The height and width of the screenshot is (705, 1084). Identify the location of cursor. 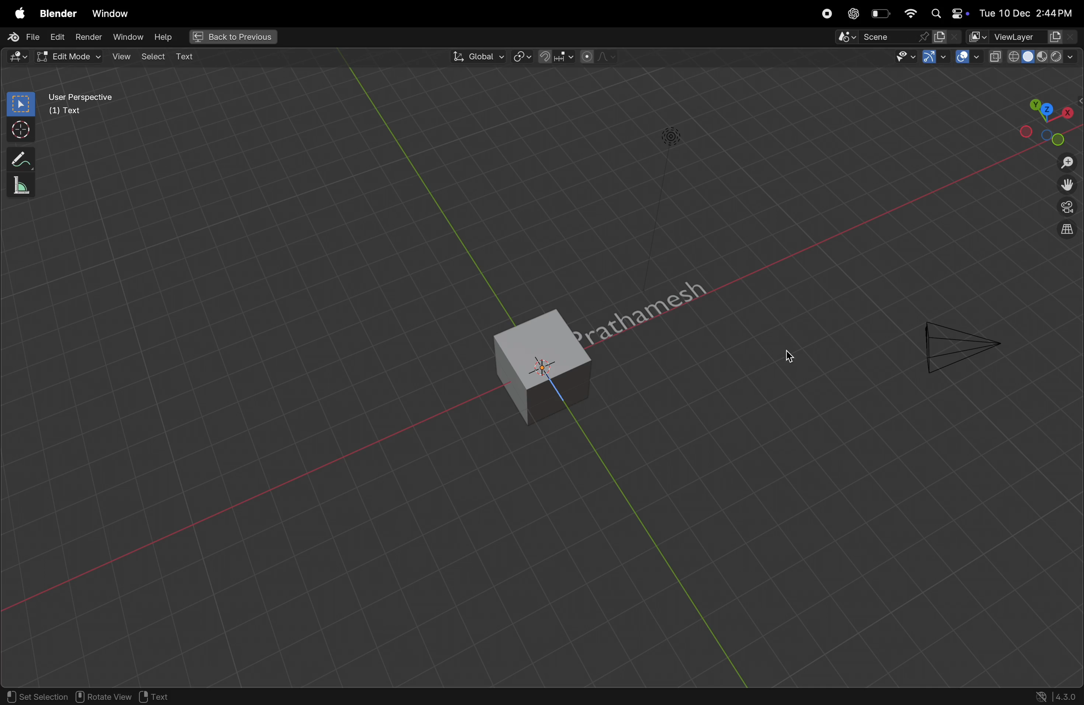
(786, 358).